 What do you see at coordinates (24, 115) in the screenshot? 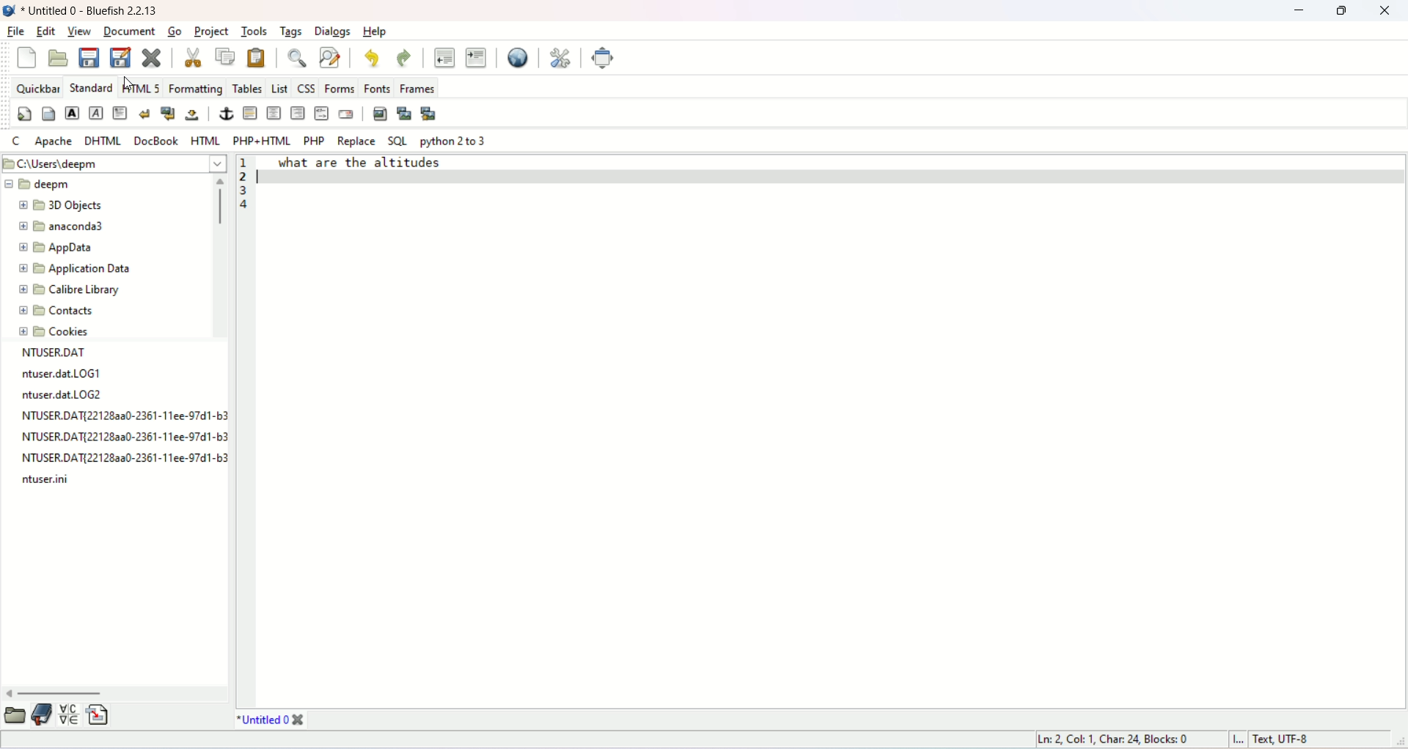
I see `quickstart` at bounding box center [24, 115].